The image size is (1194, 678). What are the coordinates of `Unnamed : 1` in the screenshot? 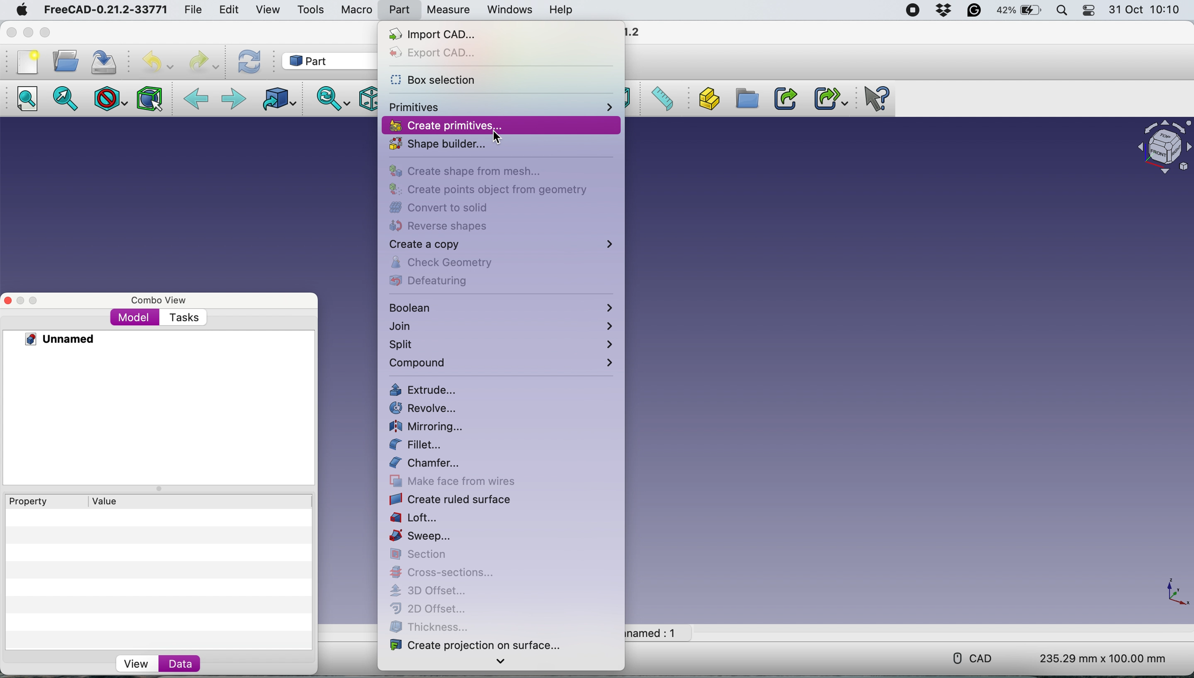 It's located at (652, 632).